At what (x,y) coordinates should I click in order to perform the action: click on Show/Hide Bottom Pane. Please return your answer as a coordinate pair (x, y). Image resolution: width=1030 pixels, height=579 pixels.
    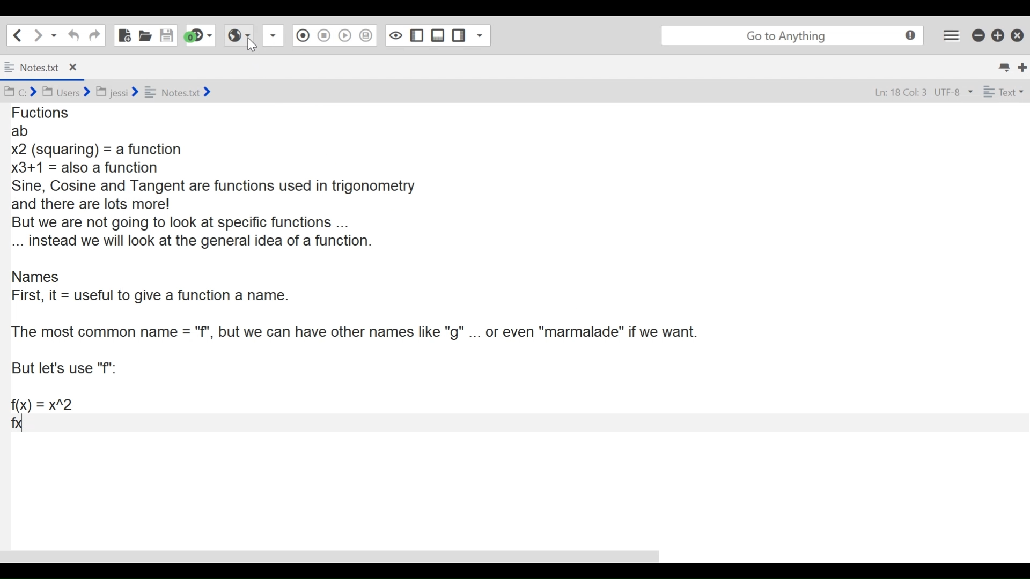
    Looking at the image, I should click on (436, 36).